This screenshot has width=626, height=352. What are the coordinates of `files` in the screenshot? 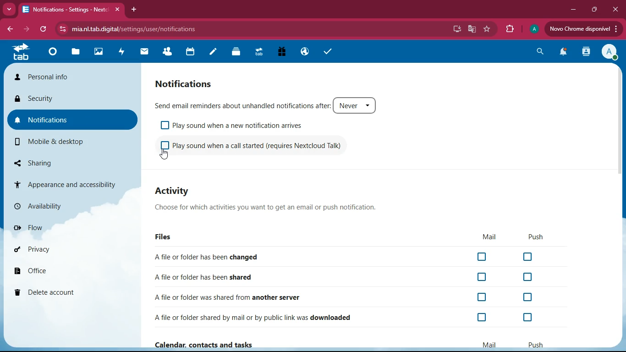 It's located at (77, 51).